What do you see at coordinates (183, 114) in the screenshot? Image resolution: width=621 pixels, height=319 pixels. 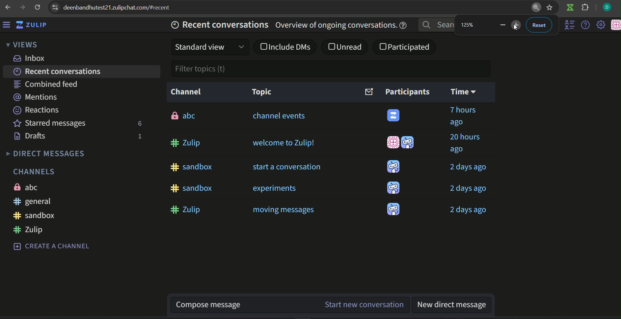 I see `abc` at bounding box center [183, 114].